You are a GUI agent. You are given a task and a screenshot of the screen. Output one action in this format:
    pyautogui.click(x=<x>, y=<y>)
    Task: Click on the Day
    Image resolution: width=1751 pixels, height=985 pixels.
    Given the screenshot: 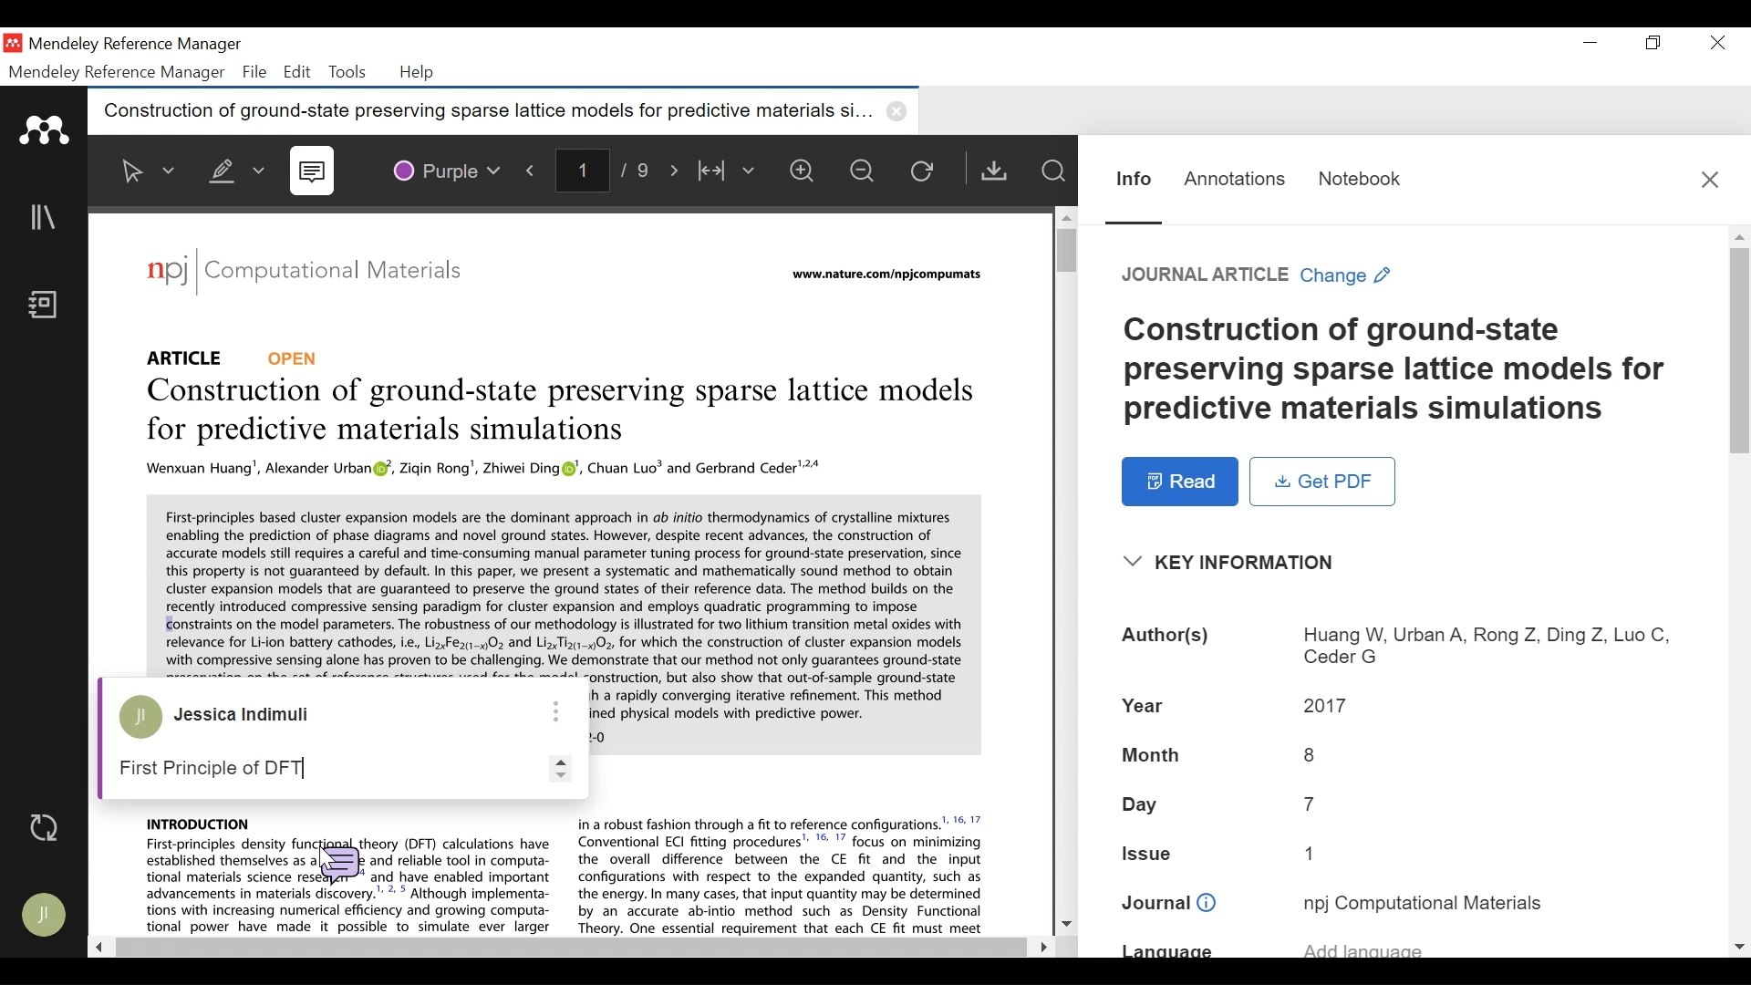 What is the action you would take?
    pyautogui.click(x=1402, y=807)
    